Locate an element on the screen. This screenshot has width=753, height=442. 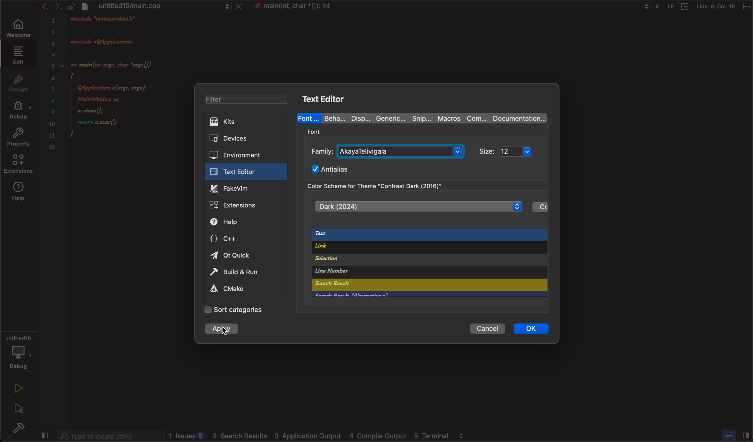
font is located at coordinates (316, 131).